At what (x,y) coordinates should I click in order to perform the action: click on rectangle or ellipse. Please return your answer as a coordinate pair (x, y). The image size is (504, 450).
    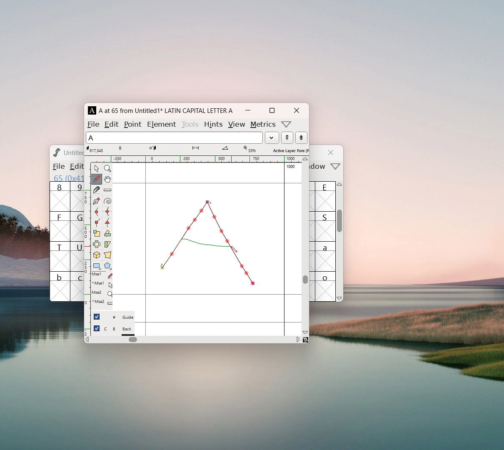
    Looking at the image, I should click on (97, 266).